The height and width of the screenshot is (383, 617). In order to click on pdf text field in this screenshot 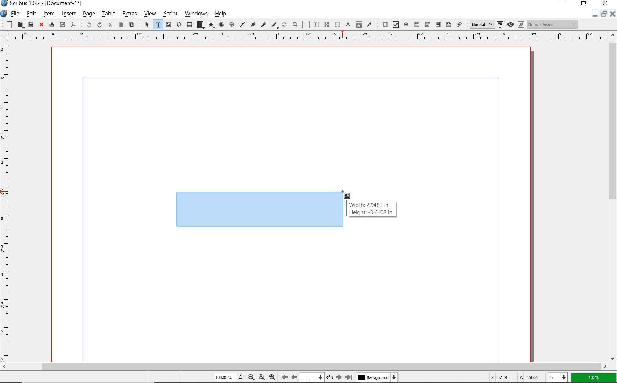, I will do `click(416, 24)`.